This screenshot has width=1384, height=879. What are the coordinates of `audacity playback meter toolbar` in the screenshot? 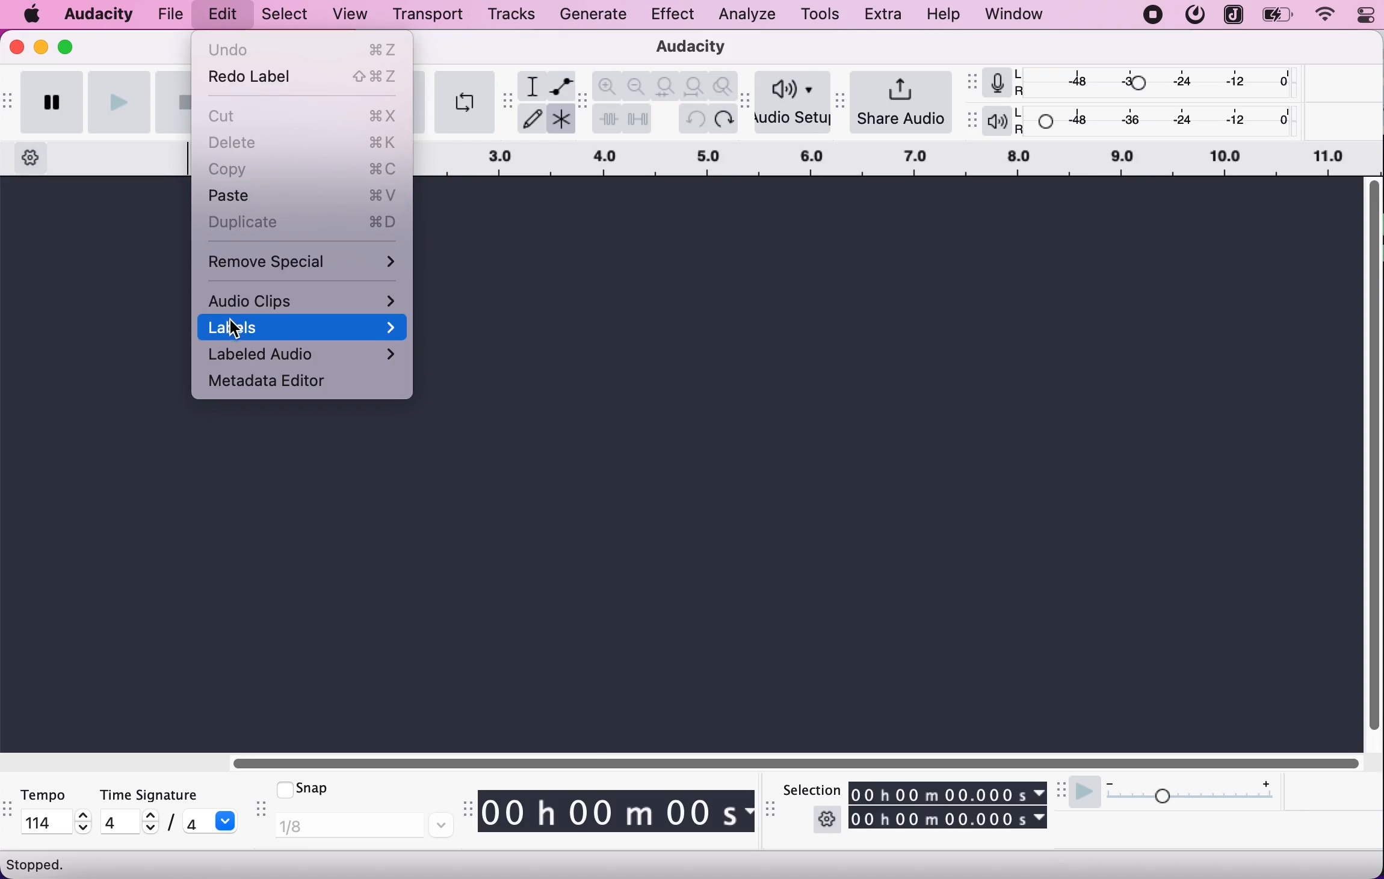 It's located at (971, 121).